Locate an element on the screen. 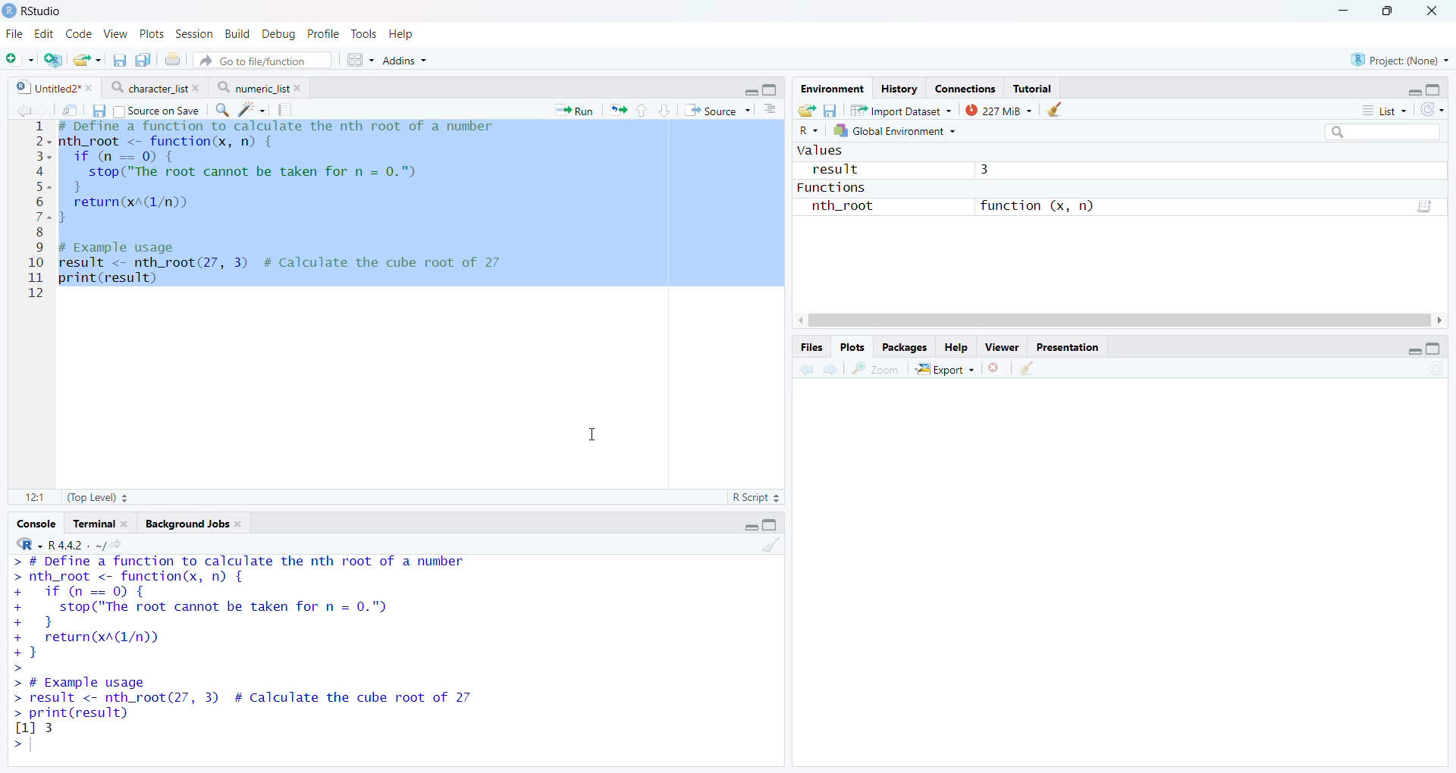  Go to previous source location is located at coordinates (22, 111).